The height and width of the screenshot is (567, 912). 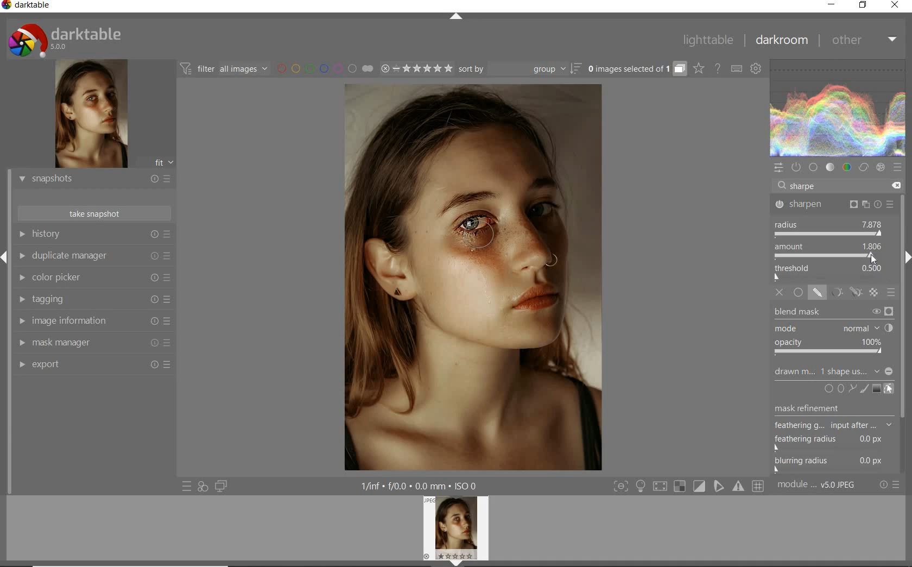 I want to click on ADD CIRCLE, ELLIPSE, OR ADD PATH, so click(x=839, y=388).